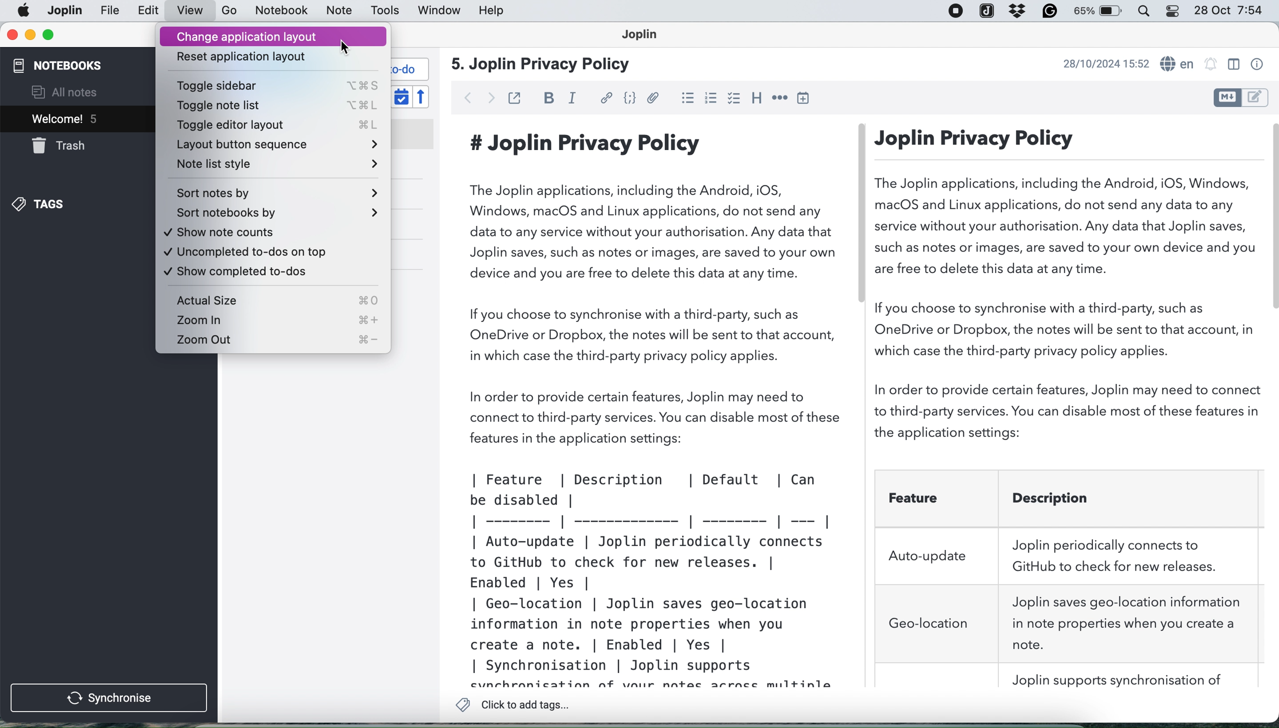  Describe the element at coordinates (493, 11) in the screenshot. I see `help` at that location.